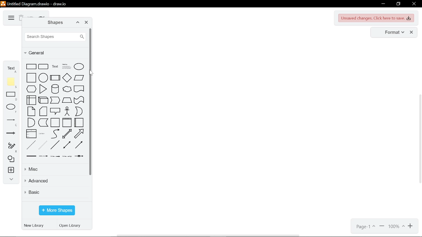 The image size is (422, 237). What do you see at coordinates (55, 156) in the screenshot?
I see `connector with 2 labels` at bounding box center [55, 156].